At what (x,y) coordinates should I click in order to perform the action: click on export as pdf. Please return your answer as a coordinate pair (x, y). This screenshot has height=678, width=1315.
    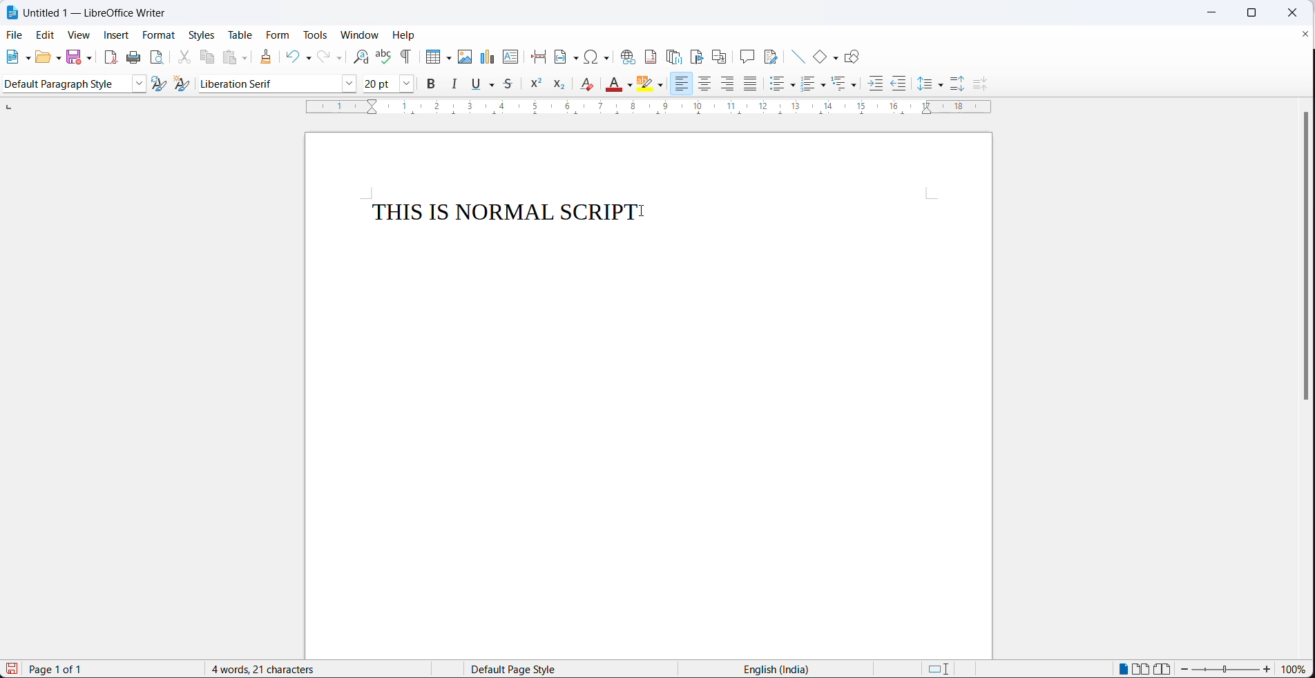
    Looking at the image, I should click on (110, 56).